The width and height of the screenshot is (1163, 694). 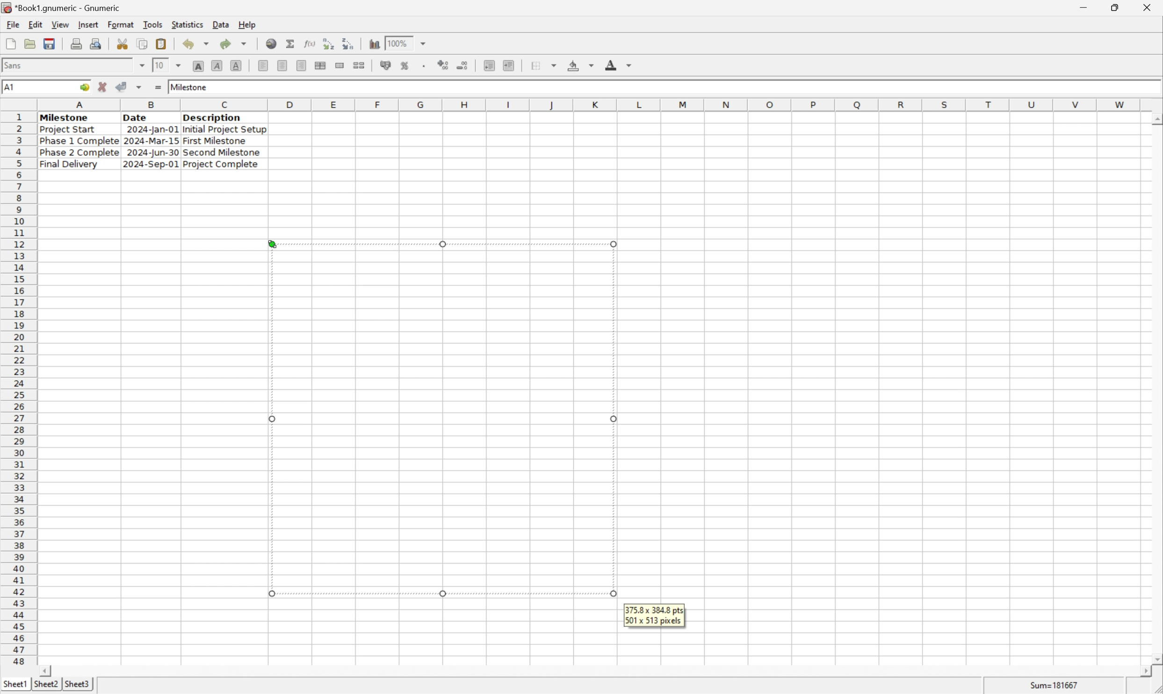 What do you see at coordinates (220, 22) in the screenshot?
I see `data` at bounding box center [220, 22].